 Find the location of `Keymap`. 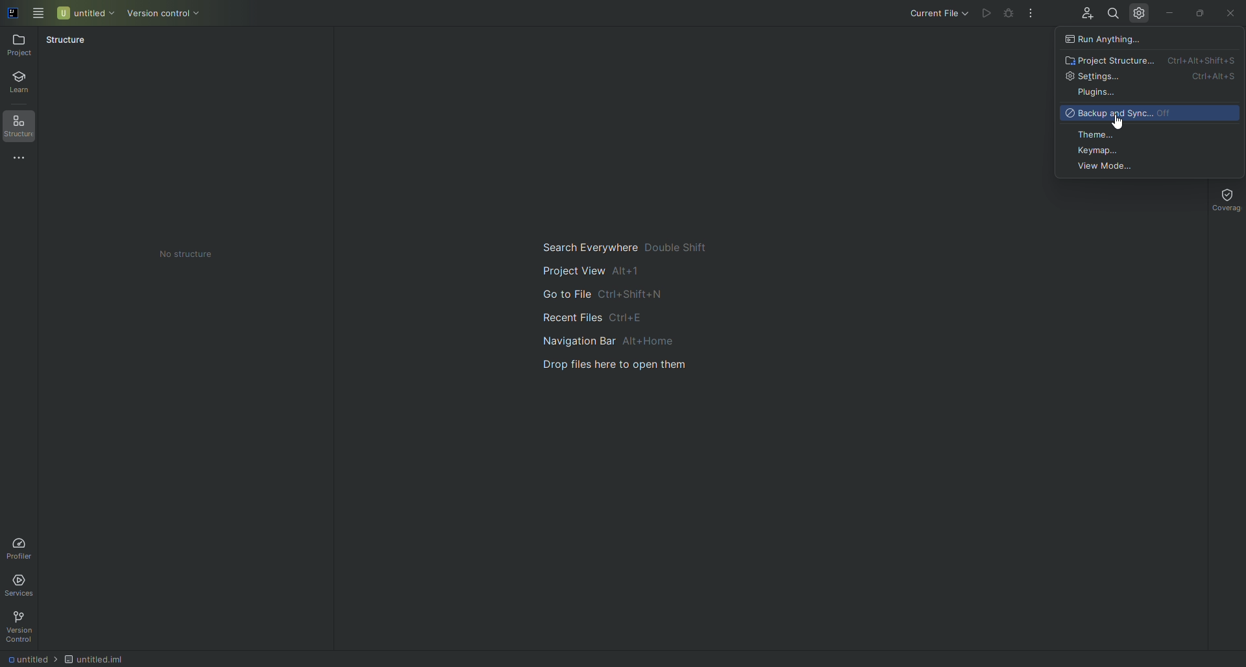

Keymap is located at coordinates (1101, 150).